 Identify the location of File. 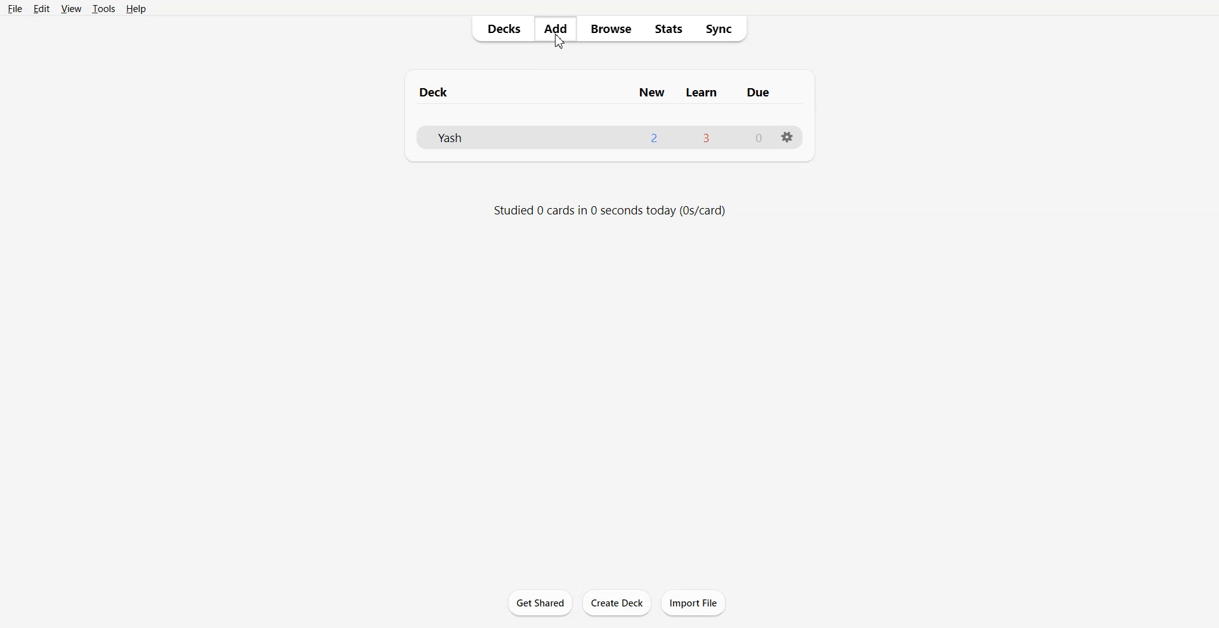
(16, 8).